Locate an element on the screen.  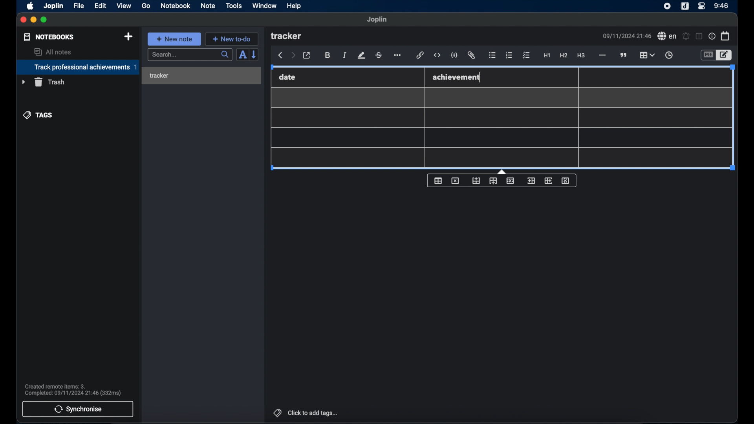
maximize is located at coordinates (45, 20).